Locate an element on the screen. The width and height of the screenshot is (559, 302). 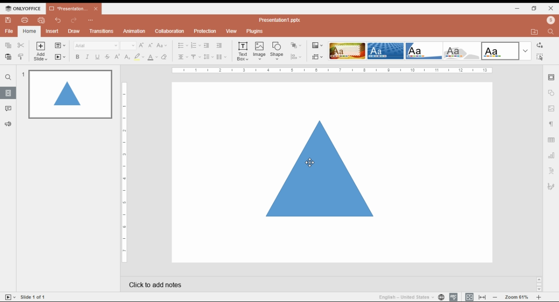
icon and menu button is located at coordinates (23, 8).